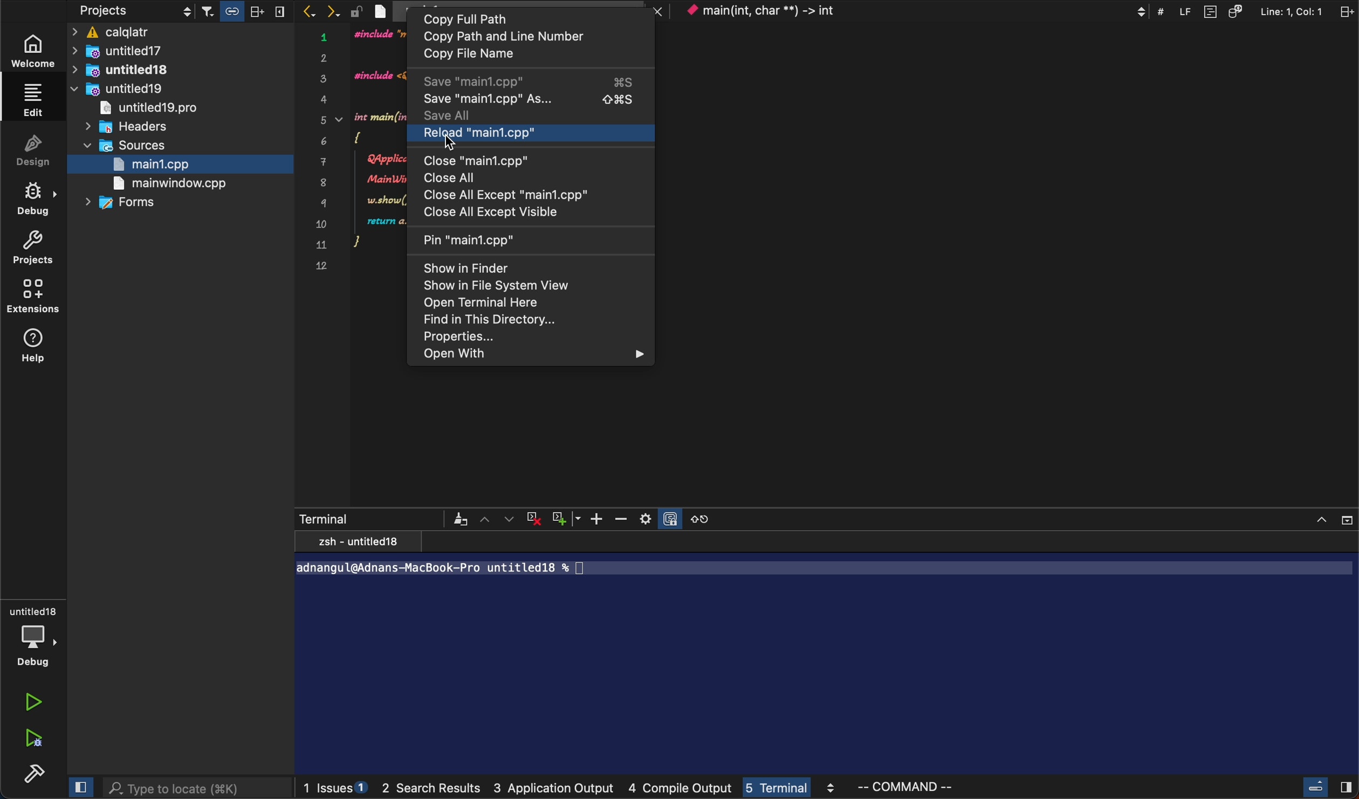 The height and width of the screenshot is (799, 1359). I want to click on properties, so click(510, 337).